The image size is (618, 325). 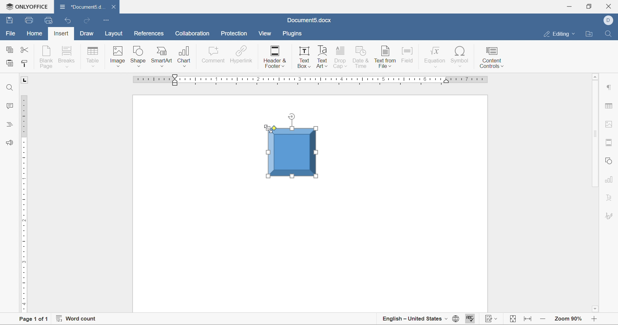 I want to click on table, so click(x=92, y=57).